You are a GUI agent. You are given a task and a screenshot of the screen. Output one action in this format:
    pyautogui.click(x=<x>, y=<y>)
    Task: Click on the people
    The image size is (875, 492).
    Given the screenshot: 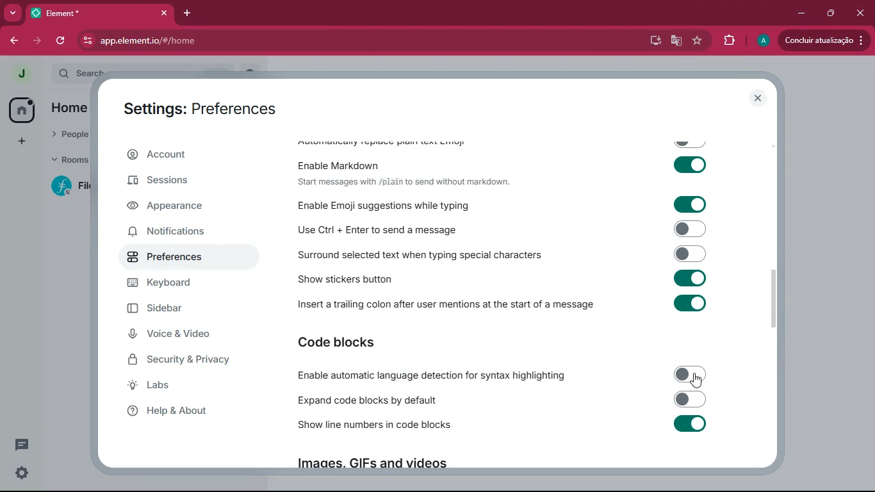 What is the action you would take?
    pyautogui.click(x=70, y=133)
    